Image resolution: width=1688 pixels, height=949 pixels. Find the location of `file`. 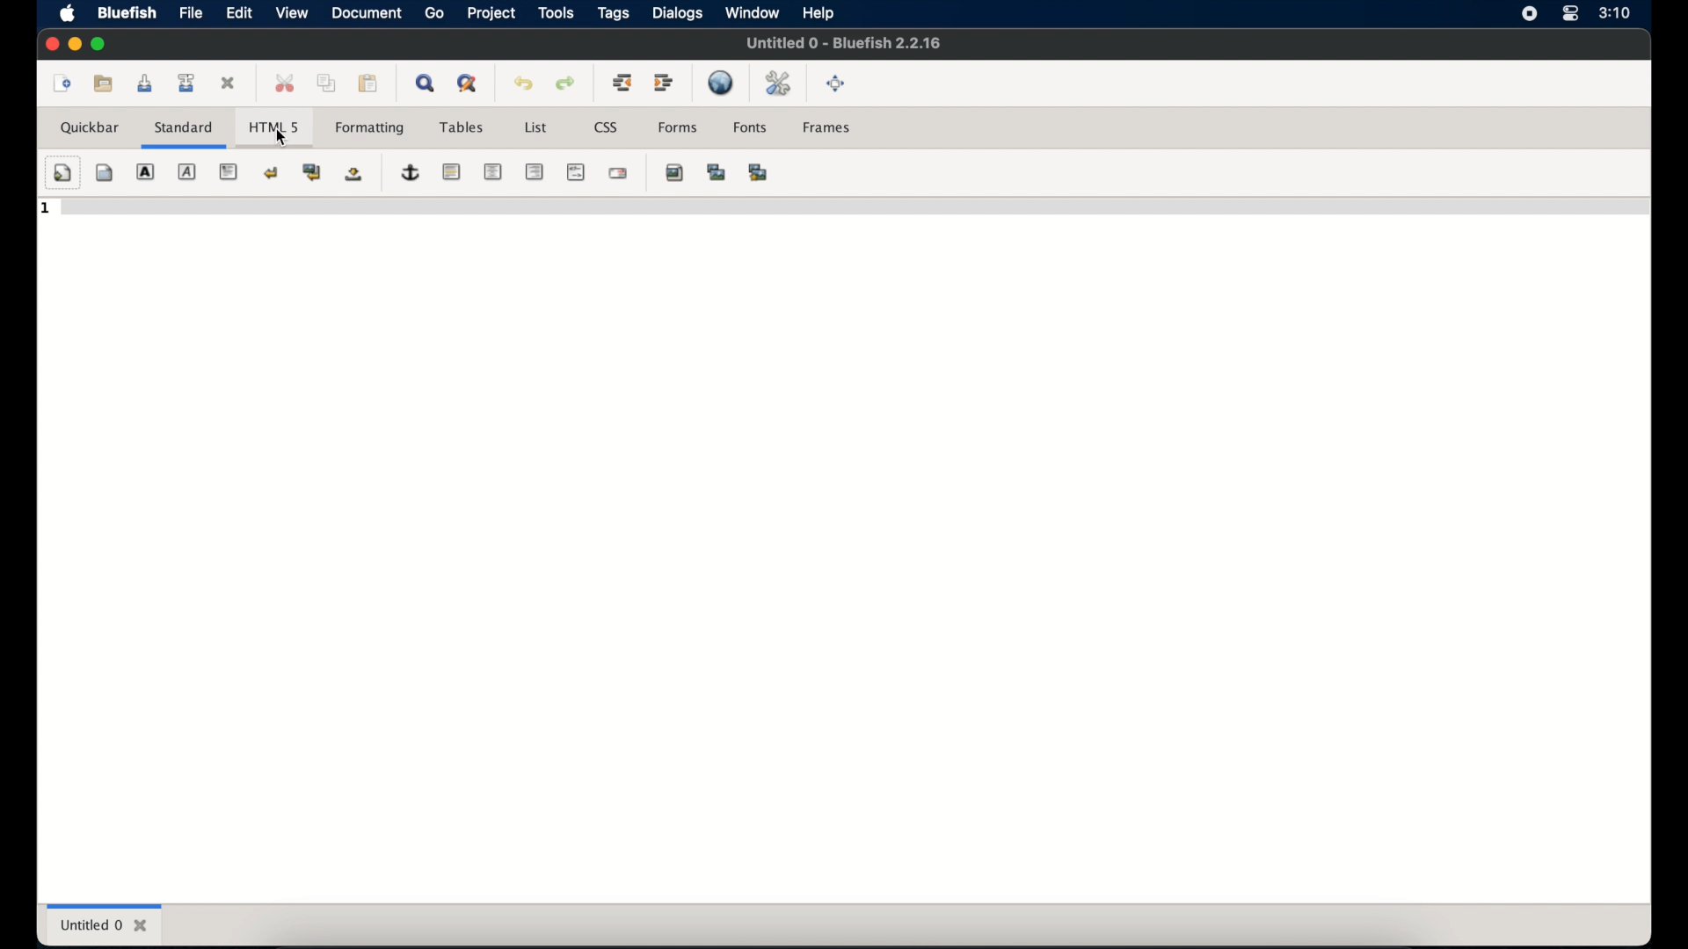

file is located at coordinates (192, 13).